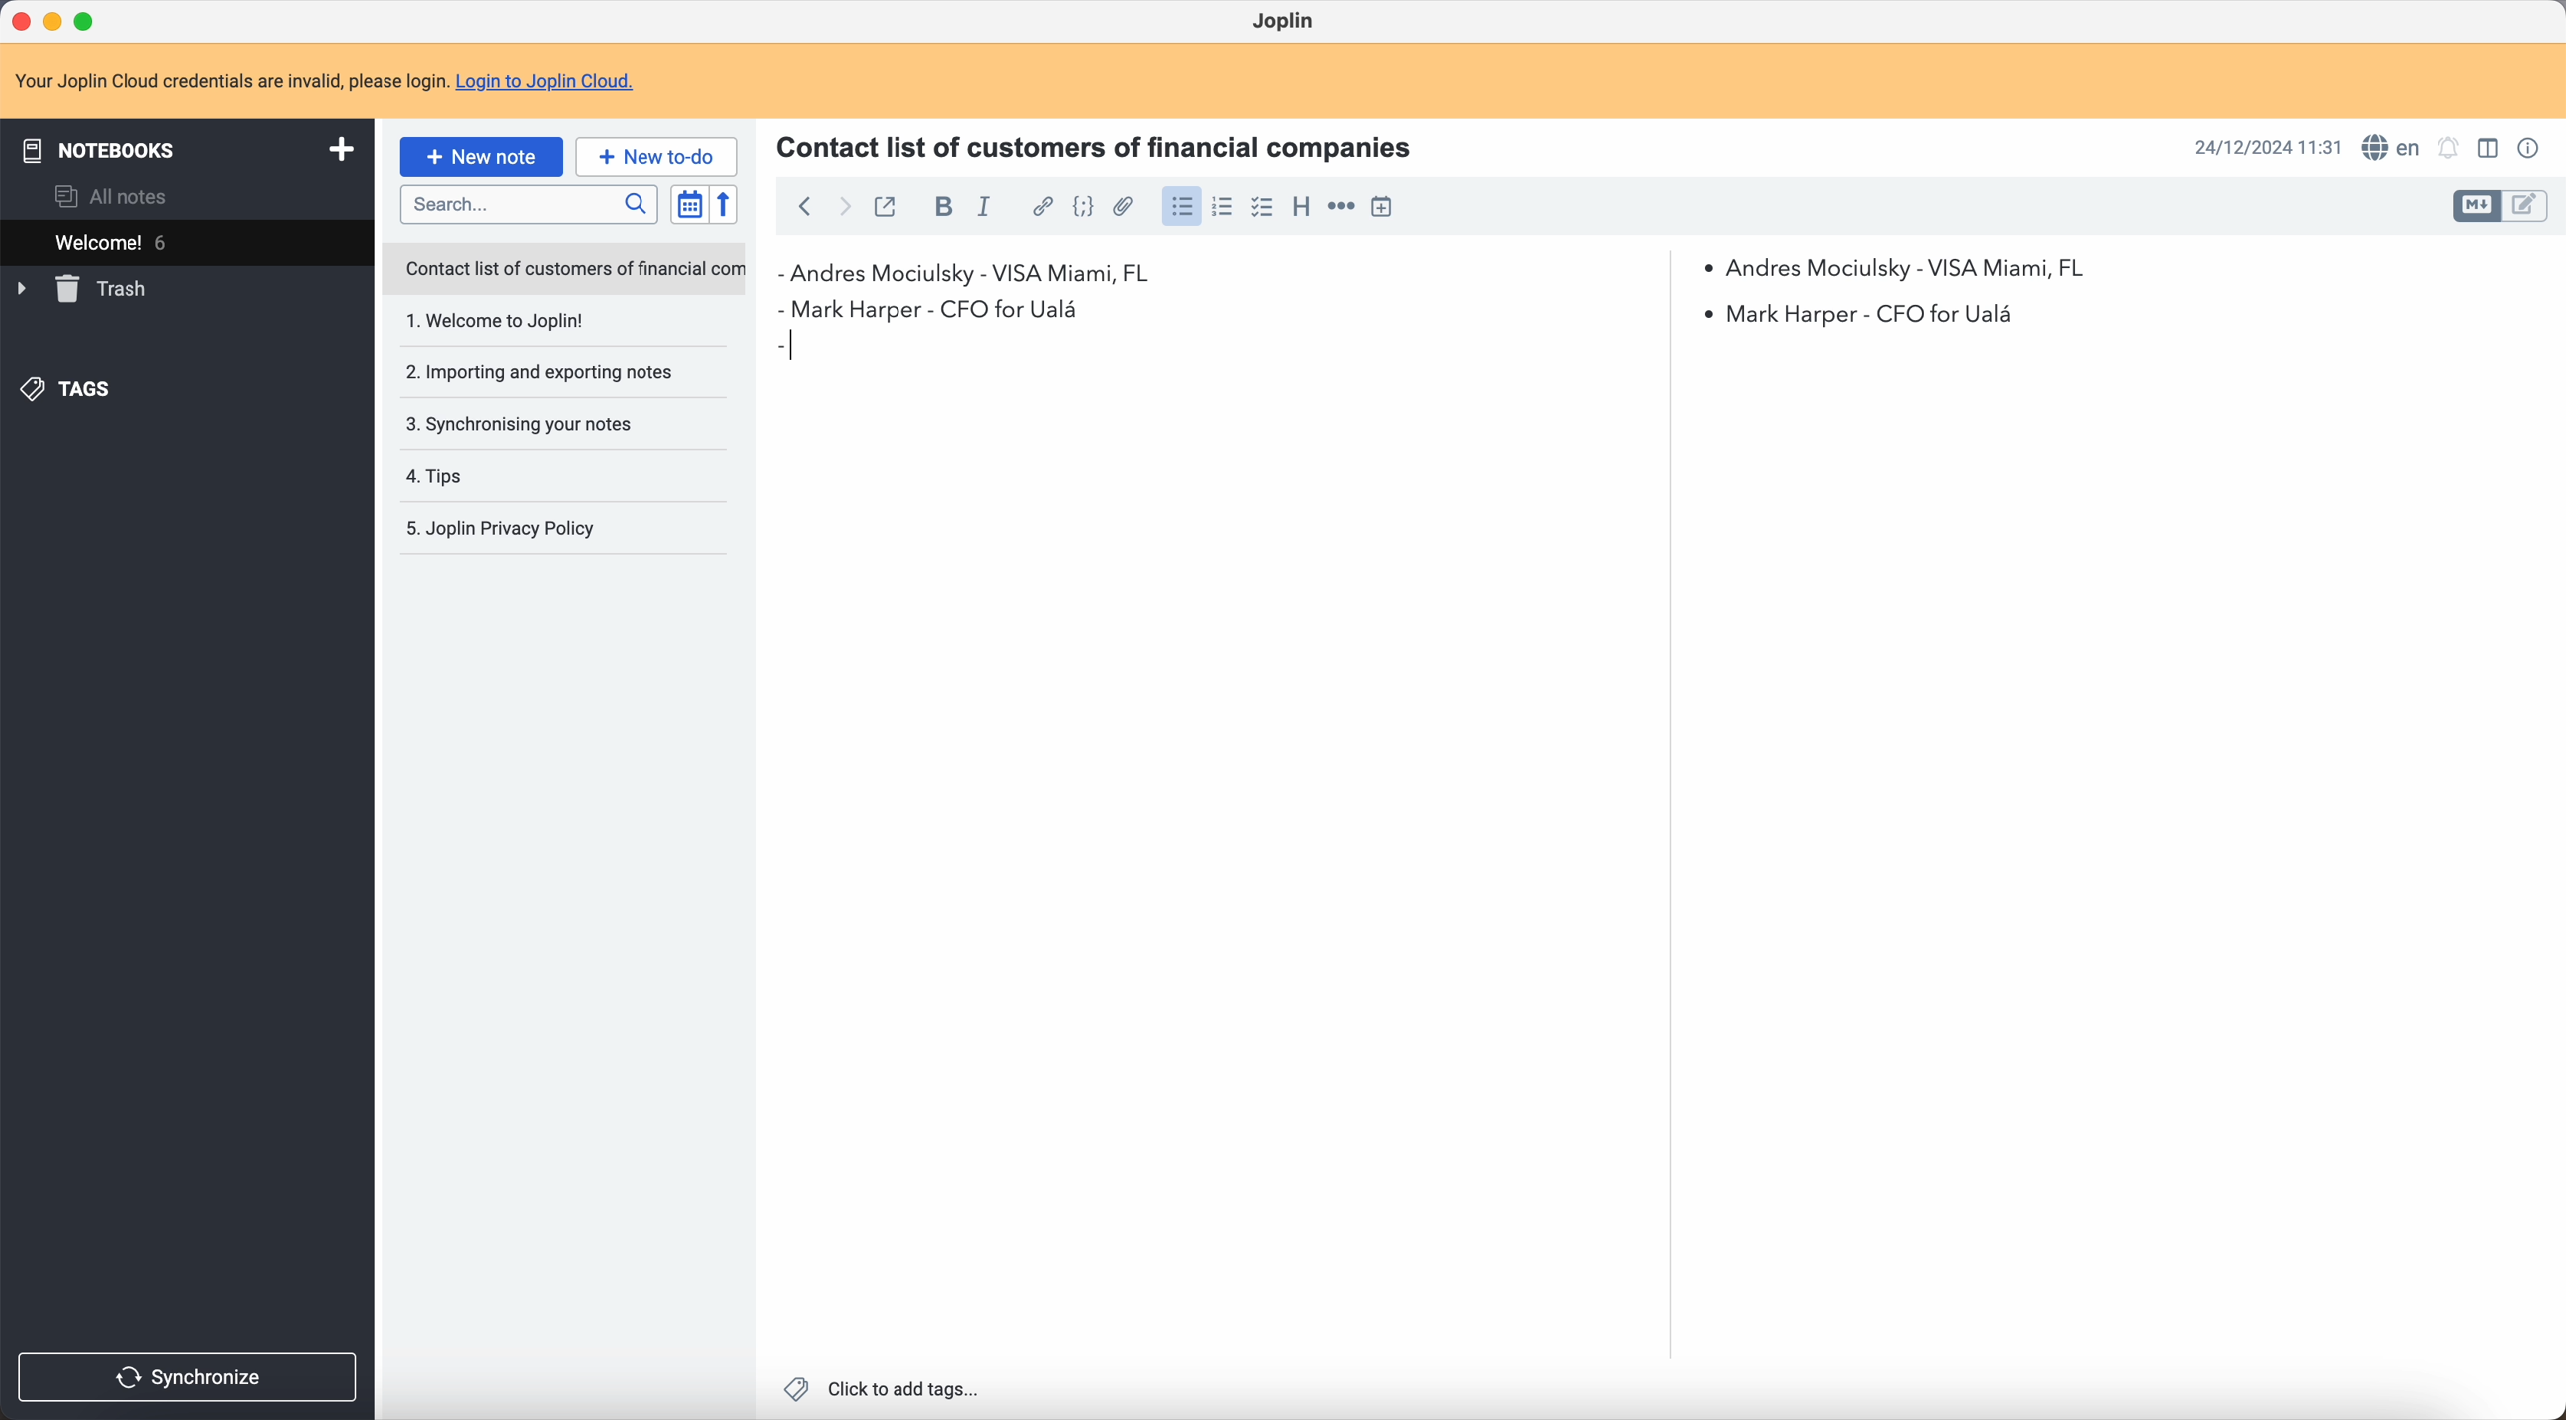 This screenshot has height=1420, width=2566. What do you see at coordinates (2479, 207) in the screenshot?
I see `toggle edit layout` at bounding box center [2479, 207].